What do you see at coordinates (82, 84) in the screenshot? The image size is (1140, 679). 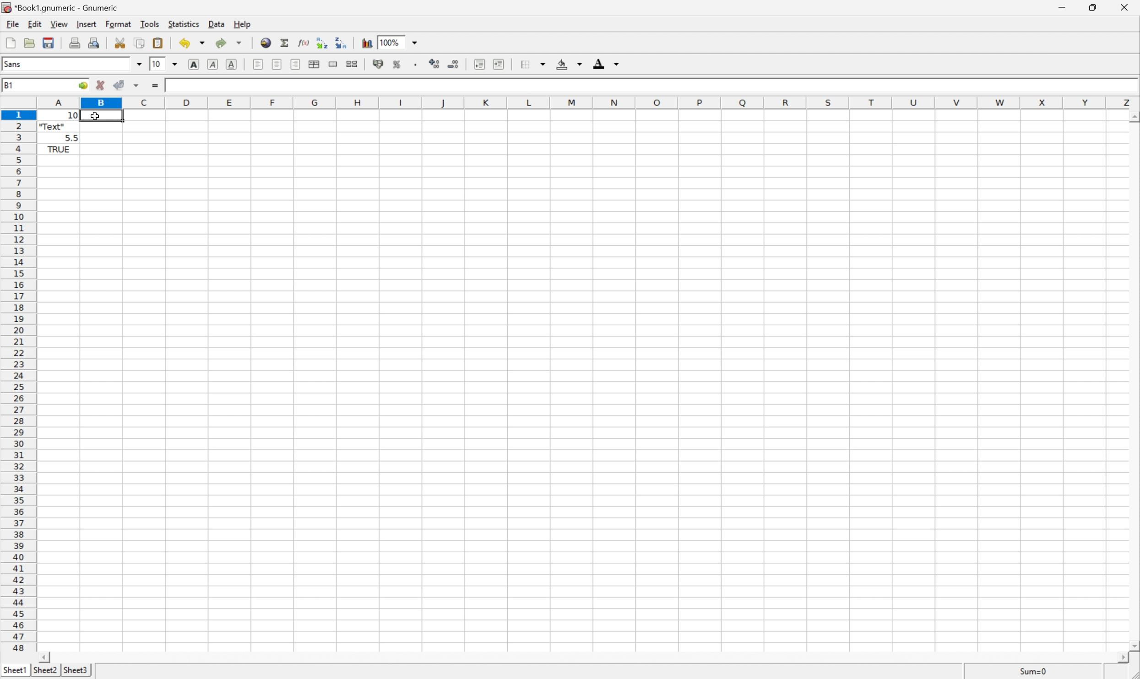 I see `Go to` at bounding box center [82, 84].